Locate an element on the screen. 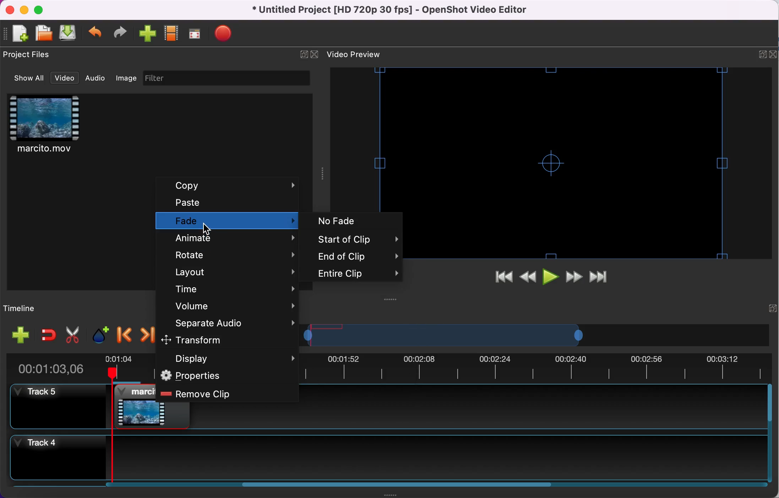 The image size is (779, 498). timeline is located at coordinates (427, 457).